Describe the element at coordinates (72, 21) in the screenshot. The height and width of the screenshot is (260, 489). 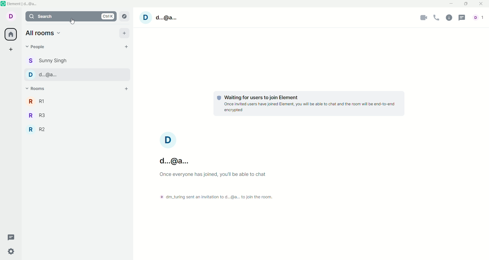
I see `pointer cursor` at that location.